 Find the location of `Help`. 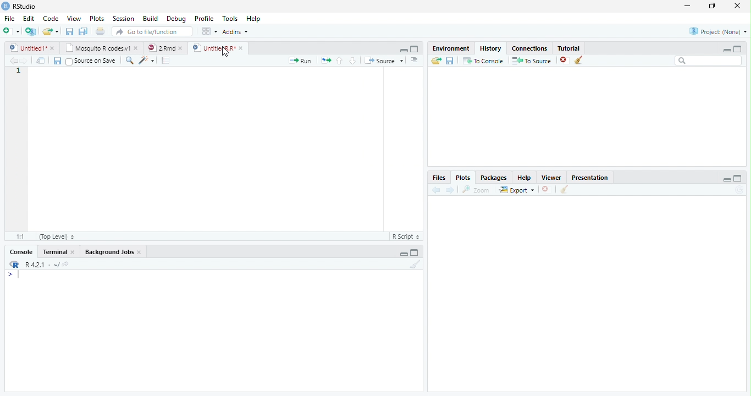

Help is located at coordinates (524, 177).